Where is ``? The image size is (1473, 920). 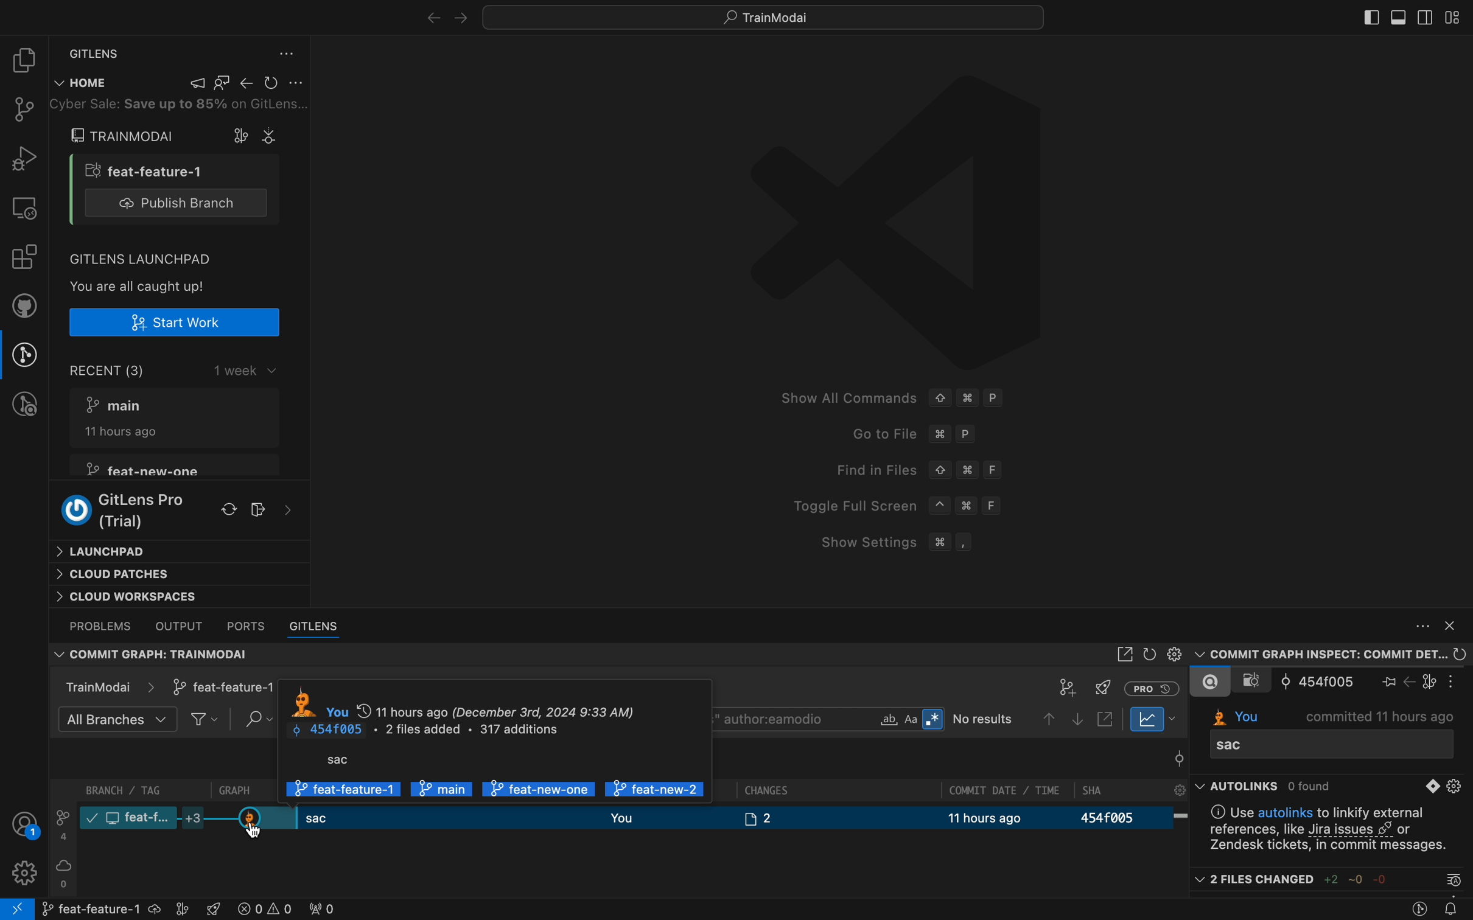
 is located at coordinates (274, 509).